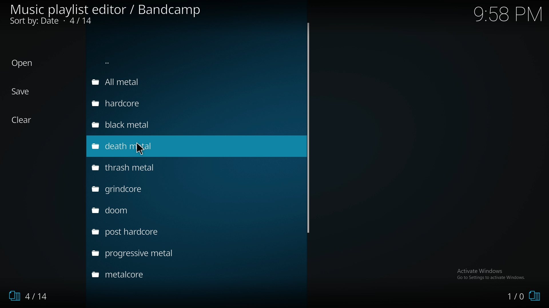  Describe the element at coordinates (22, 63) in the screenshot. I see `Open` at that location.